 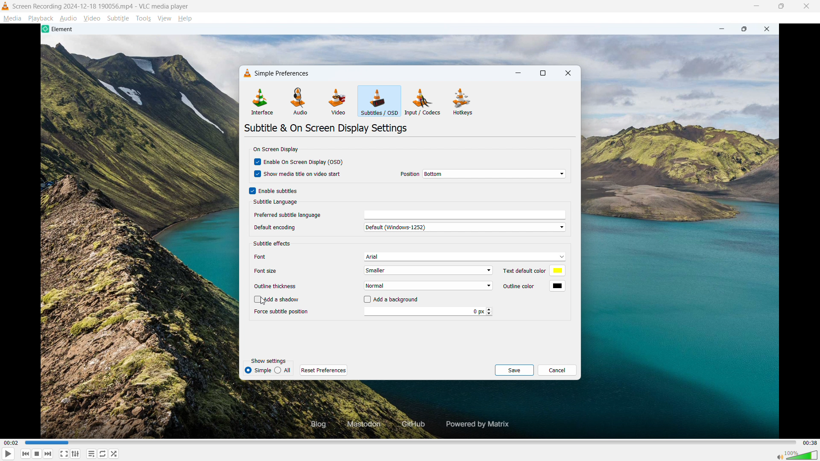 What do you see at coordinates (361, 424) in the screenshot?
I see `Mastodon` at bounding box center [361, 424].